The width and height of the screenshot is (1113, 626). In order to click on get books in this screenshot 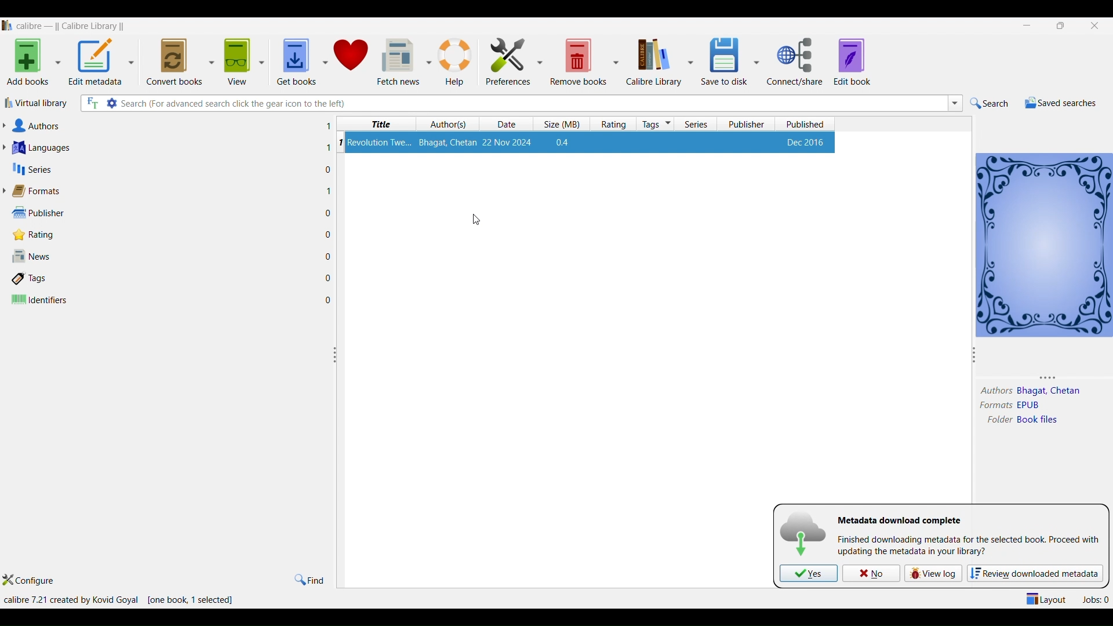, I will do `click(294, 59)`.